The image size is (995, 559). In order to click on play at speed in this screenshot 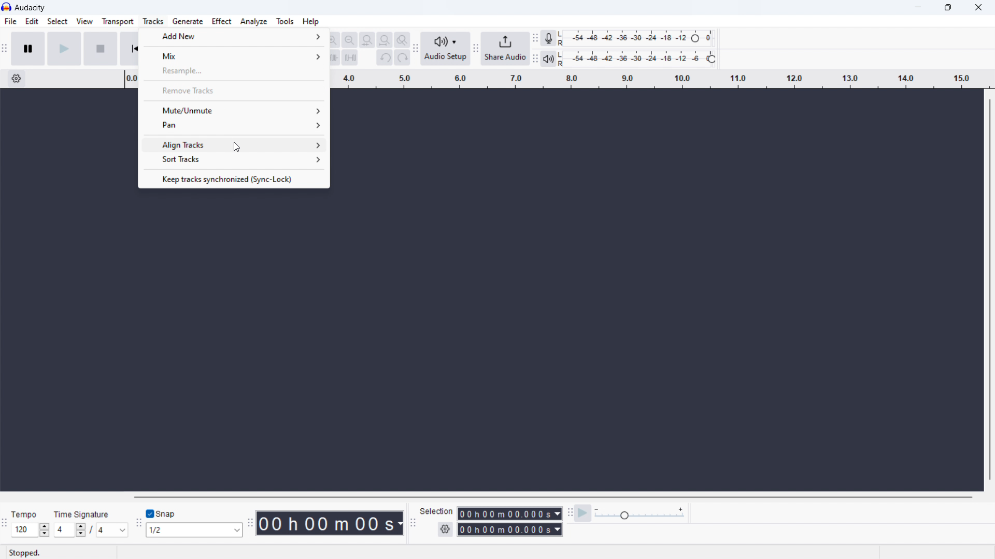, I will do `click(584, 513)`.